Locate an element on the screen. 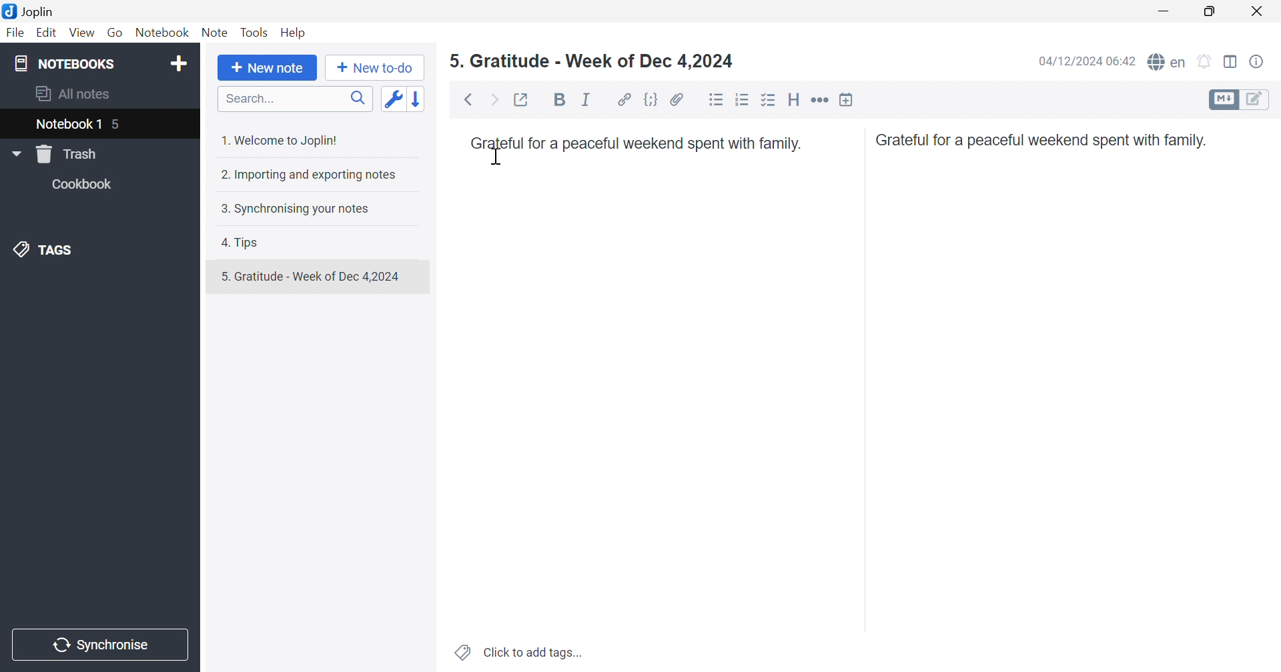  Notebook is located at coordinates (161, 32).